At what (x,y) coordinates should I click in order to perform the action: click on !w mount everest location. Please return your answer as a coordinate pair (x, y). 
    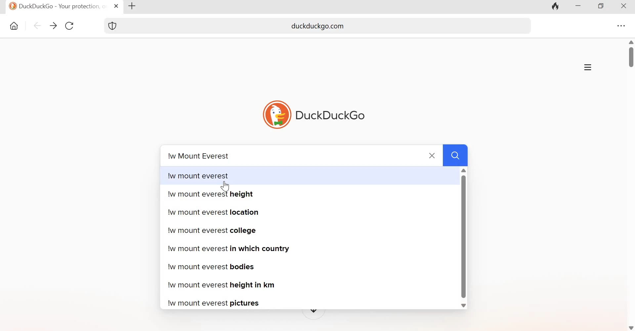
    Looking at the image, I should click on (213, 215).